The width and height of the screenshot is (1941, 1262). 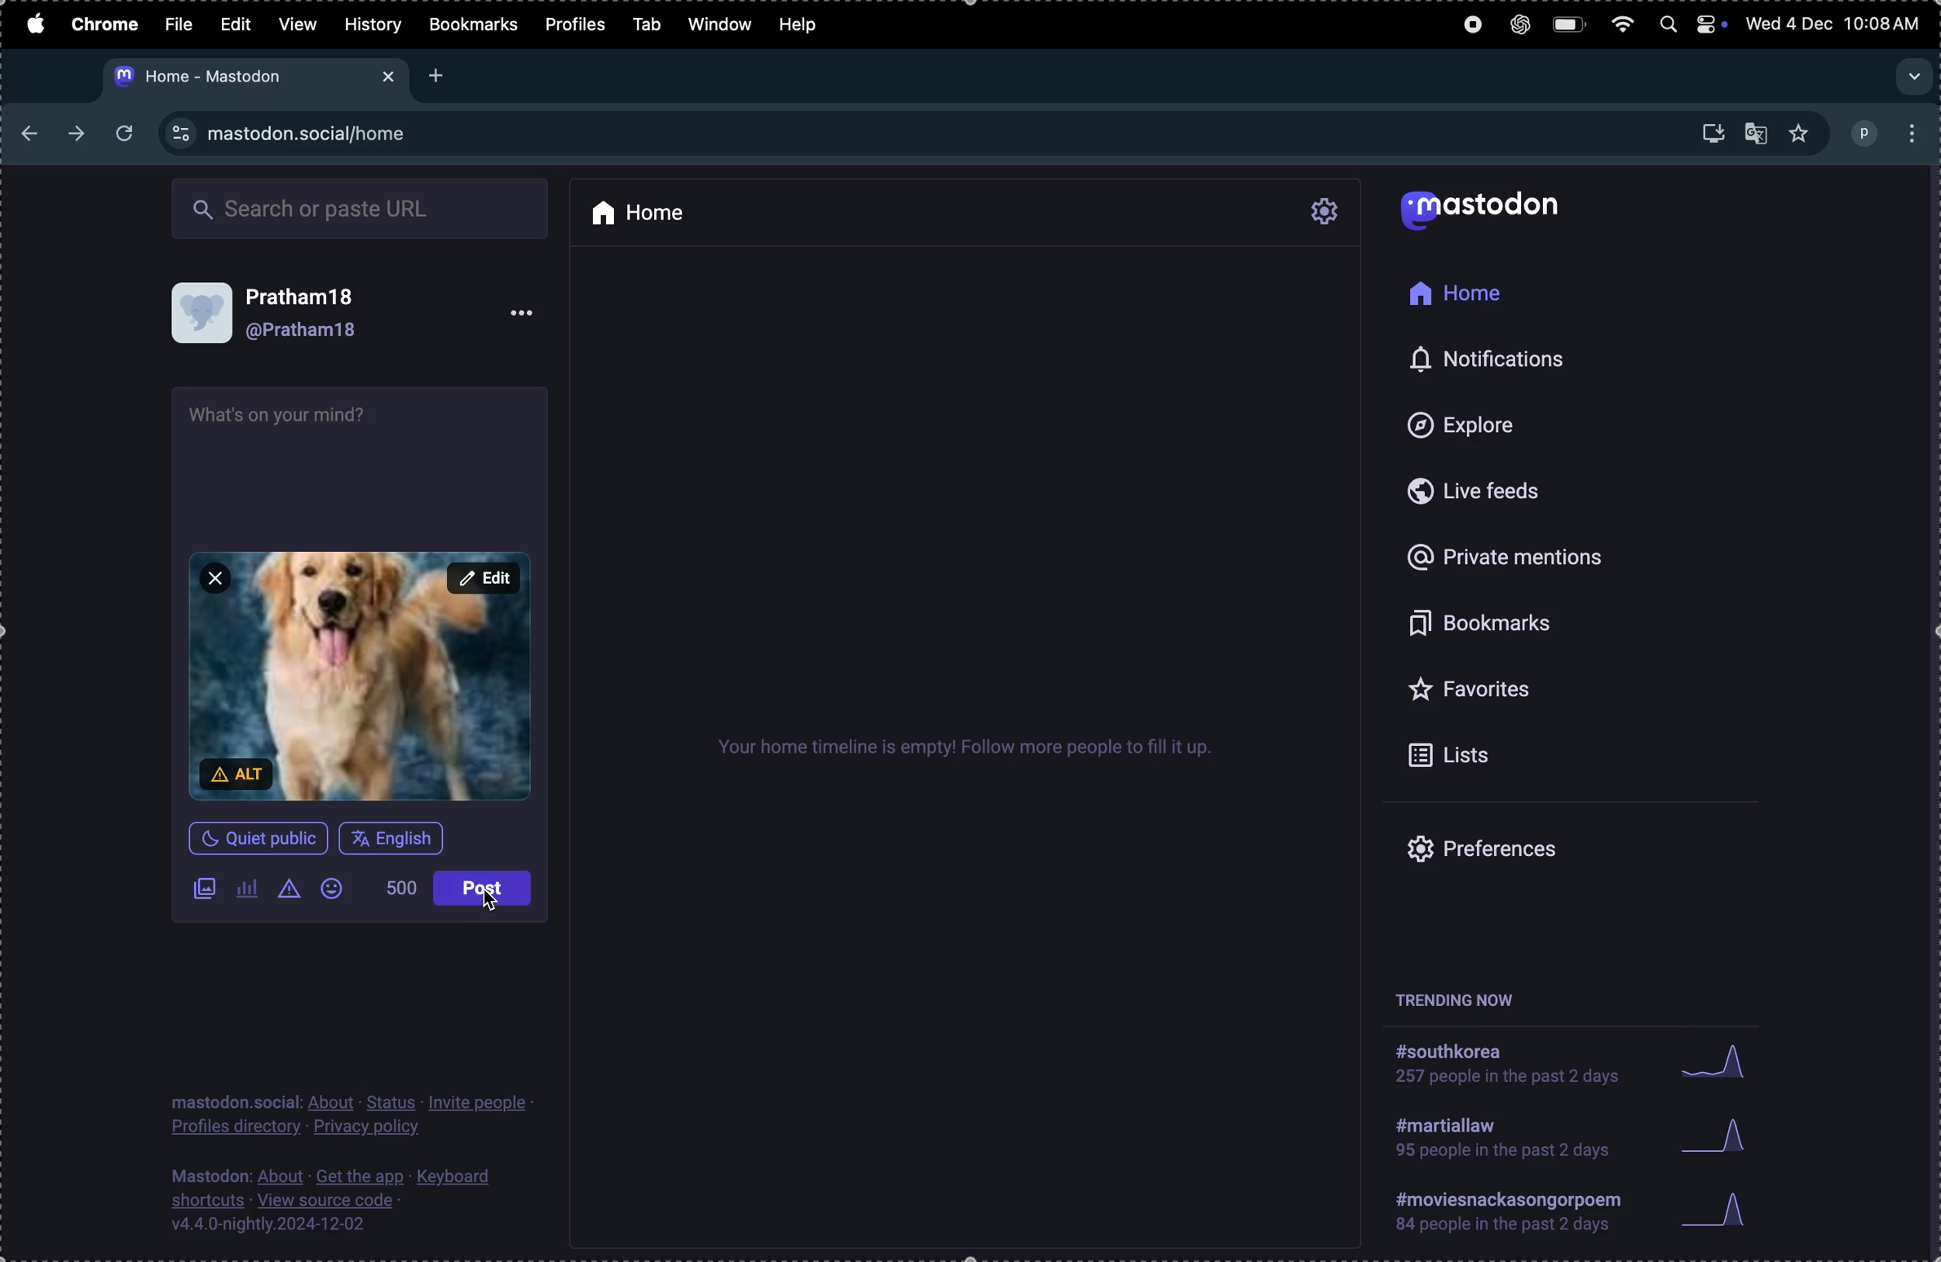 I want to click on Private mentions, so click(x=1529, y=552).